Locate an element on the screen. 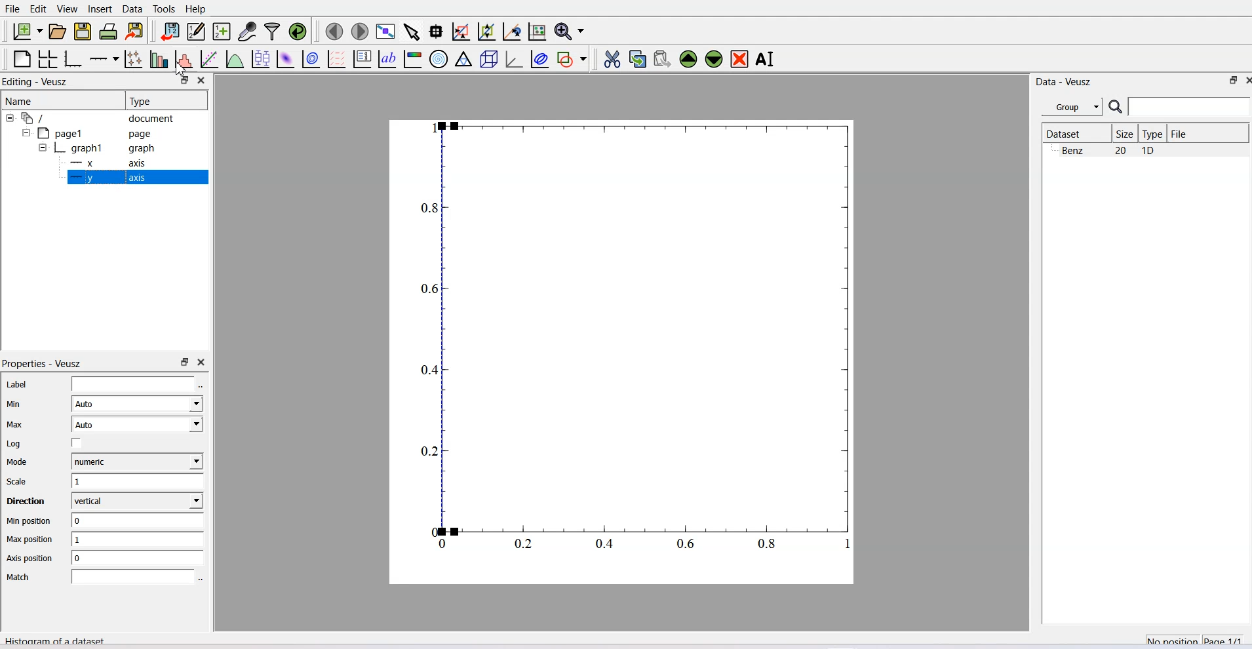 Image resolution: width=1252 pixels, height=649 pixels. Move the selected widget down is located at coordinates (713, 60).